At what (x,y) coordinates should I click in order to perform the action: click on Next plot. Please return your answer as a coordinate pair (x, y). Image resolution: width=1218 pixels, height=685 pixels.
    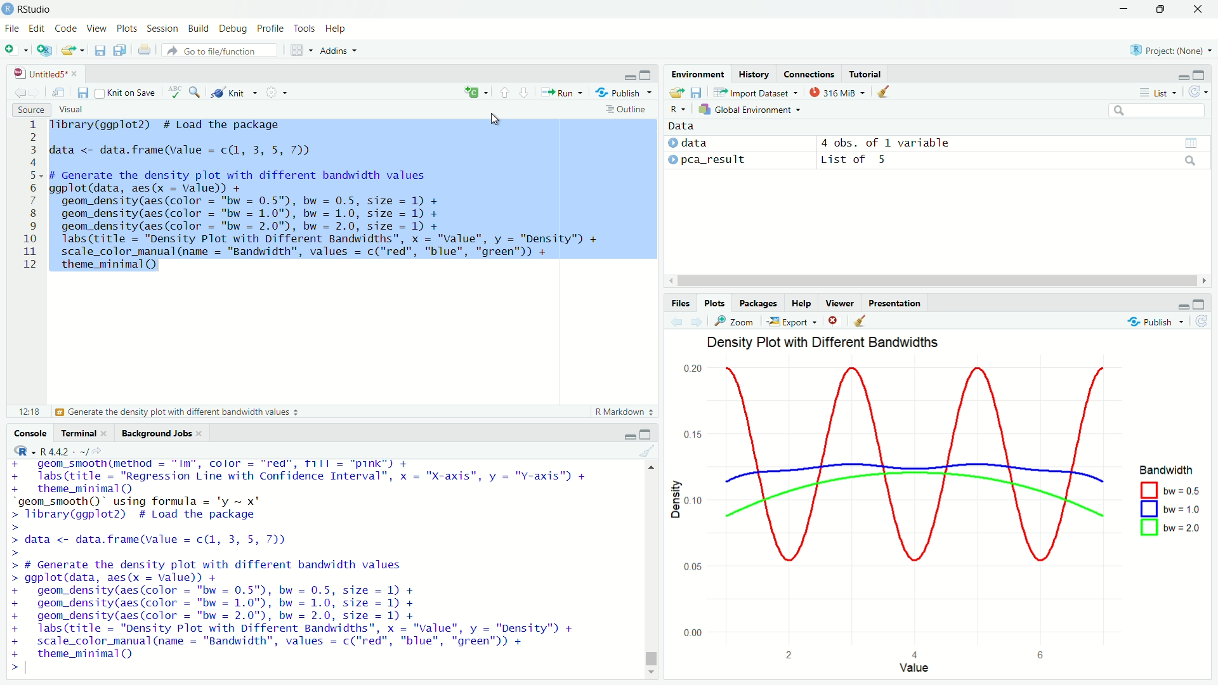
    Looking at the image, I should click on (696, 322).